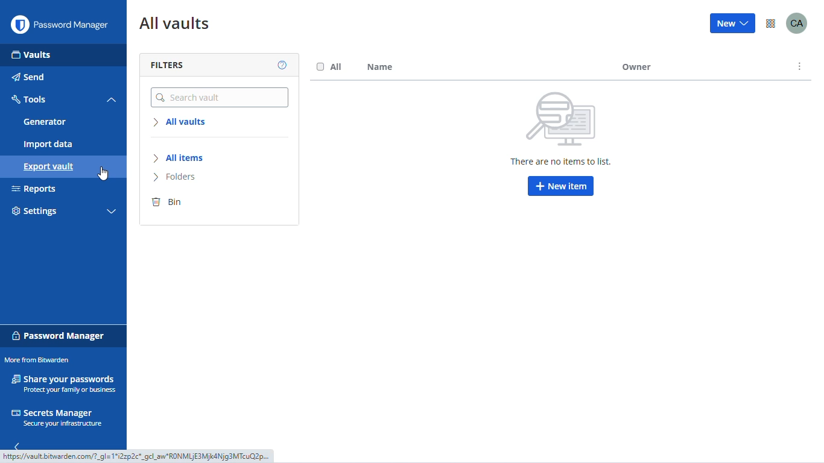 This screenshot has width=824, height=463. What do you see at coordinates (220, 94) in the screenshot?
I see `search vault` at bounding box center [220, 94].